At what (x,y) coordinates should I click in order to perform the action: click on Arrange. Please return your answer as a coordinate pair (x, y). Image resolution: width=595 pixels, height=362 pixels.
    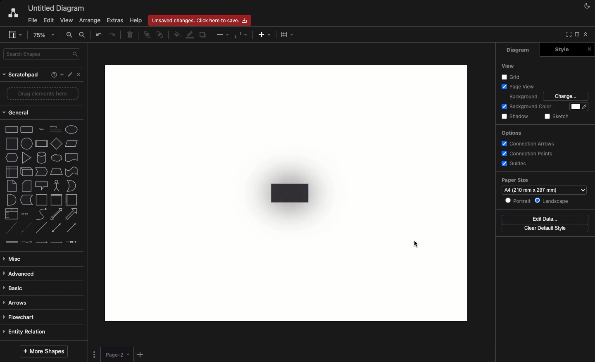
    Looking at the image, I should click on (90, 21).